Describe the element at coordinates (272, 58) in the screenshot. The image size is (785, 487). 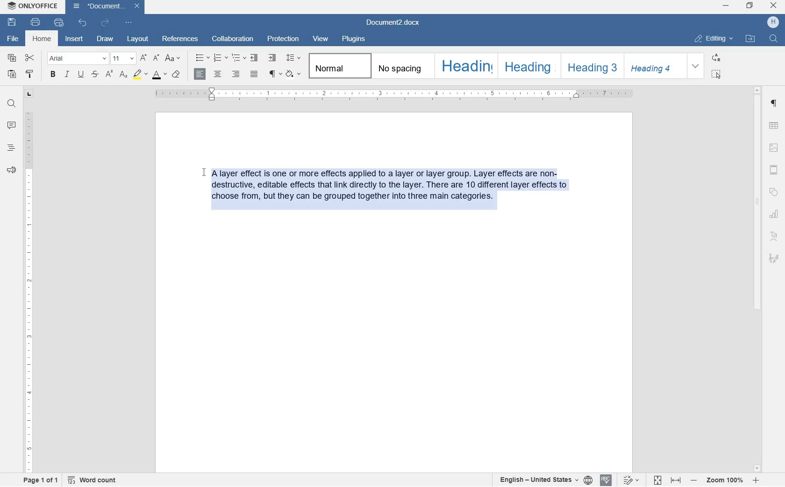
I see `increase indent` at that location.